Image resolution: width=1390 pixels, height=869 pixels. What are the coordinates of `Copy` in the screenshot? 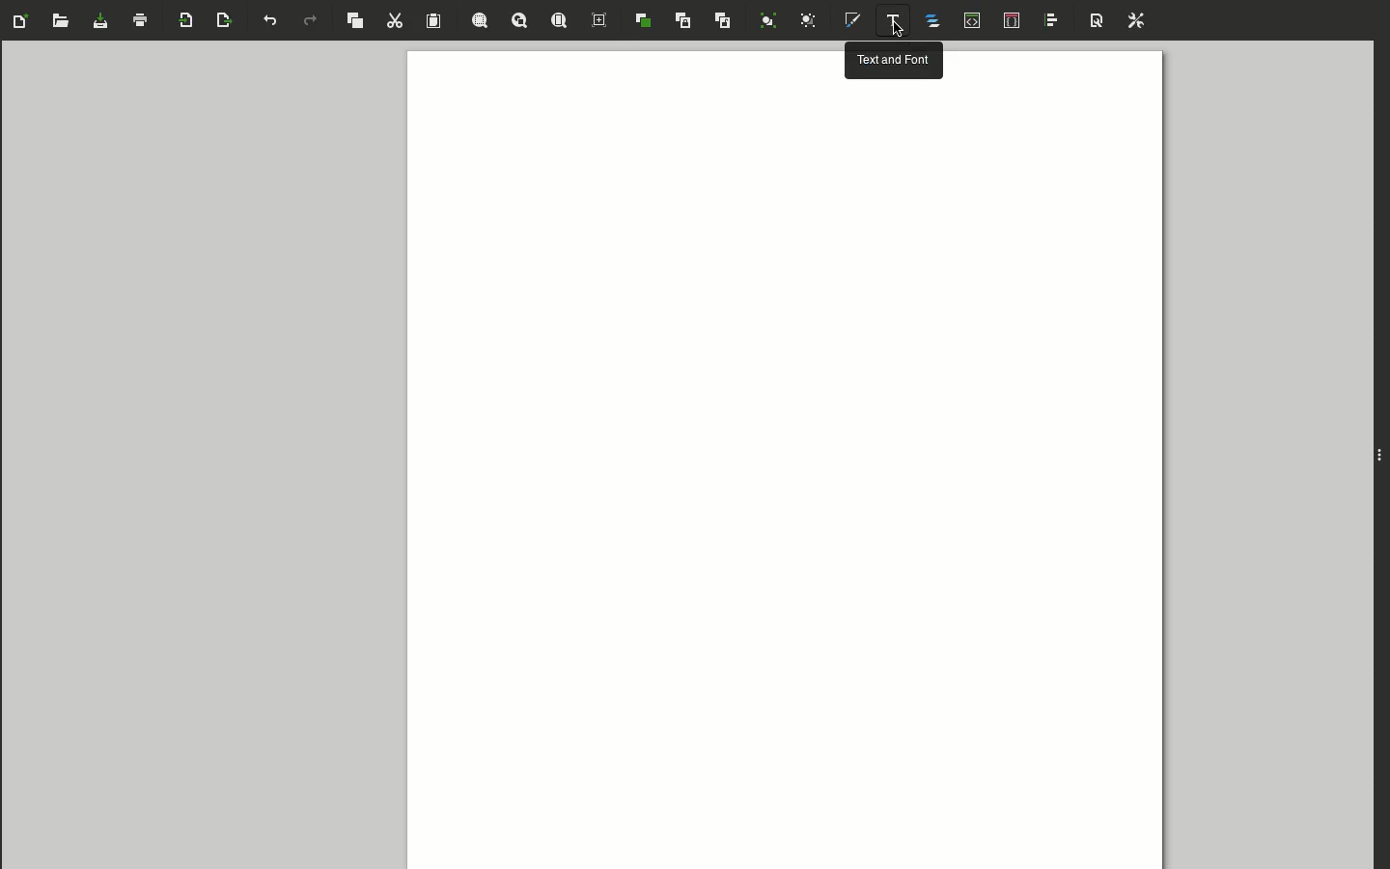 It's located at (355, 20).